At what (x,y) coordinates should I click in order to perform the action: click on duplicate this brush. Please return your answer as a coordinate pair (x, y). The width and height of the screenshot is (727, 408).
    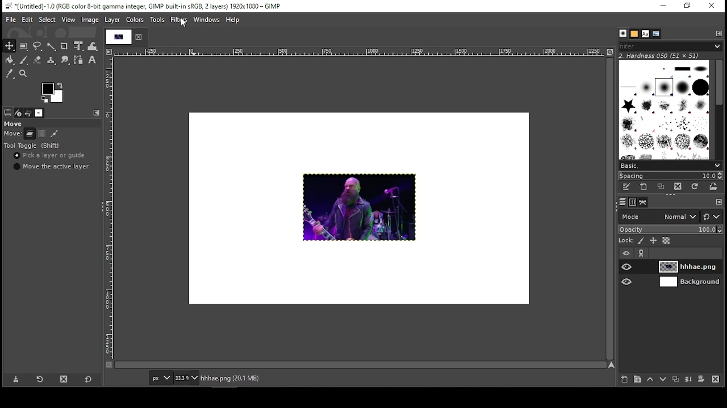
    Looking at the image, I should click on (659, 187).